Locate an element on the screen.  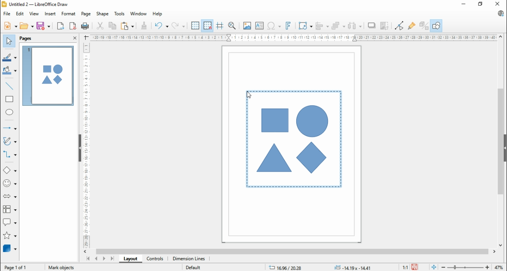
shape 1 is located at coordinates (274, 120).